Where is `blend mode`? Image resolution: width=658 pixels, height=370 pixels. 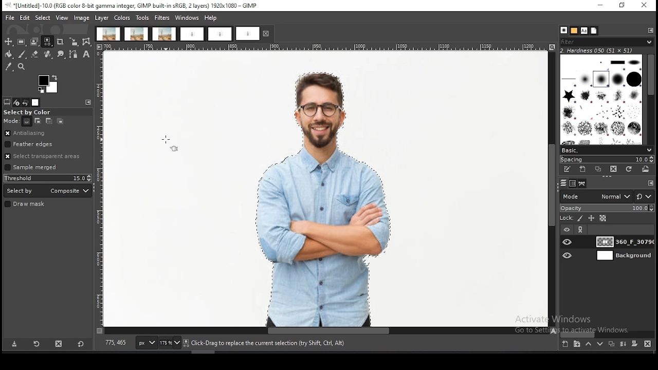
blend mode is located at coordinates (596, 196).